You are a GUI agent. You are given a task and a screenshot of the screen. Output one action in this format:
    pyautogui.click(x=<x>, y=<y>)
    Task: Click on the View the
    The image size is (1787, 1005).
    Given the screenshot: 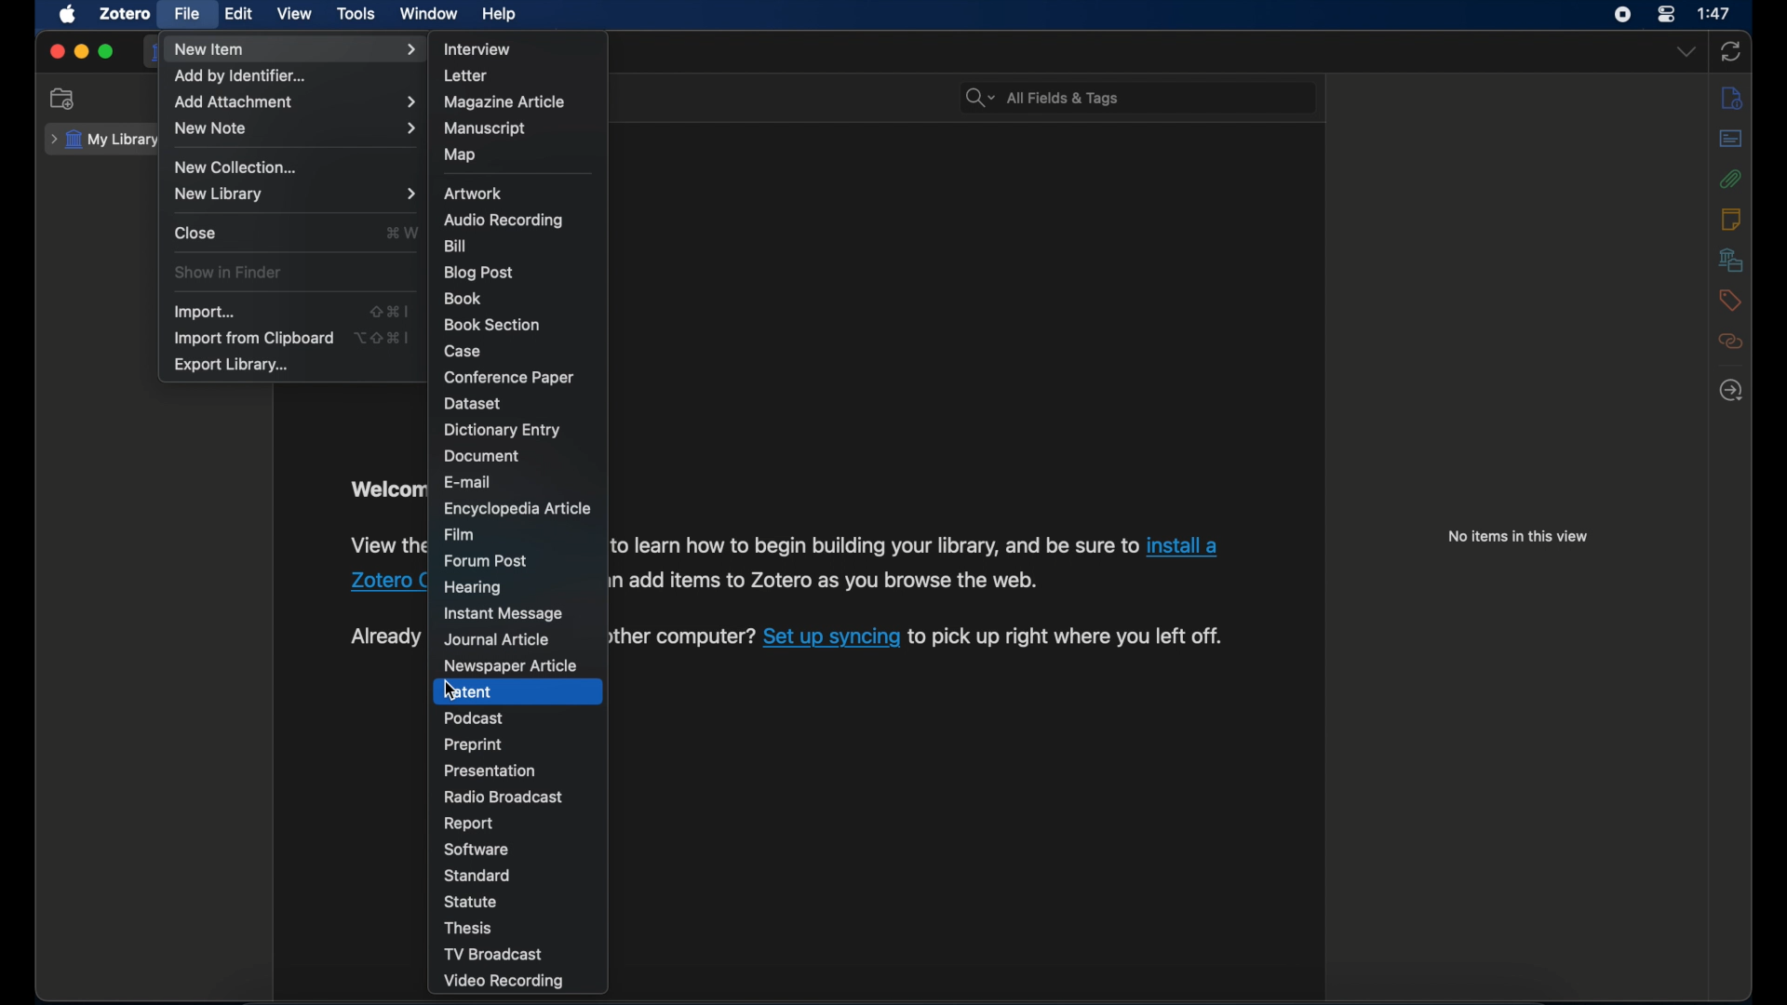 What is the action you would take?
    pyautogui.click(x=390, y=544)
    